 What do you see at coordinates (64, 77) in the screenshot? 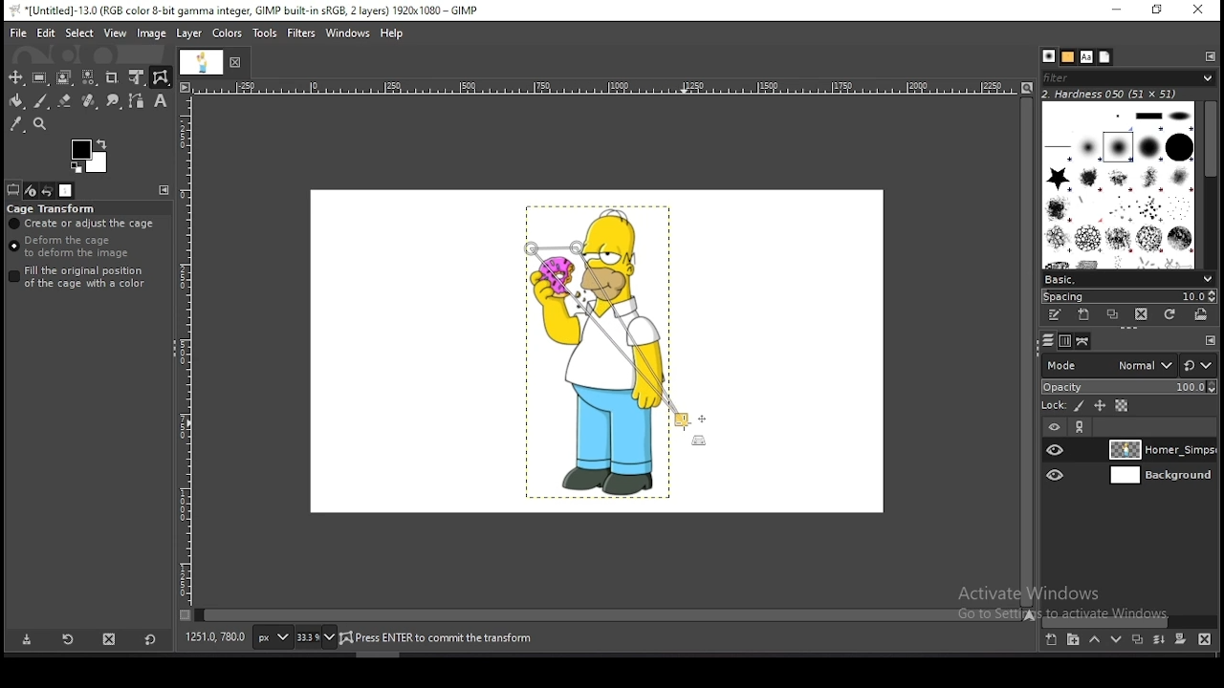
I see `foreground select tool` at bounding box center [64, 77].